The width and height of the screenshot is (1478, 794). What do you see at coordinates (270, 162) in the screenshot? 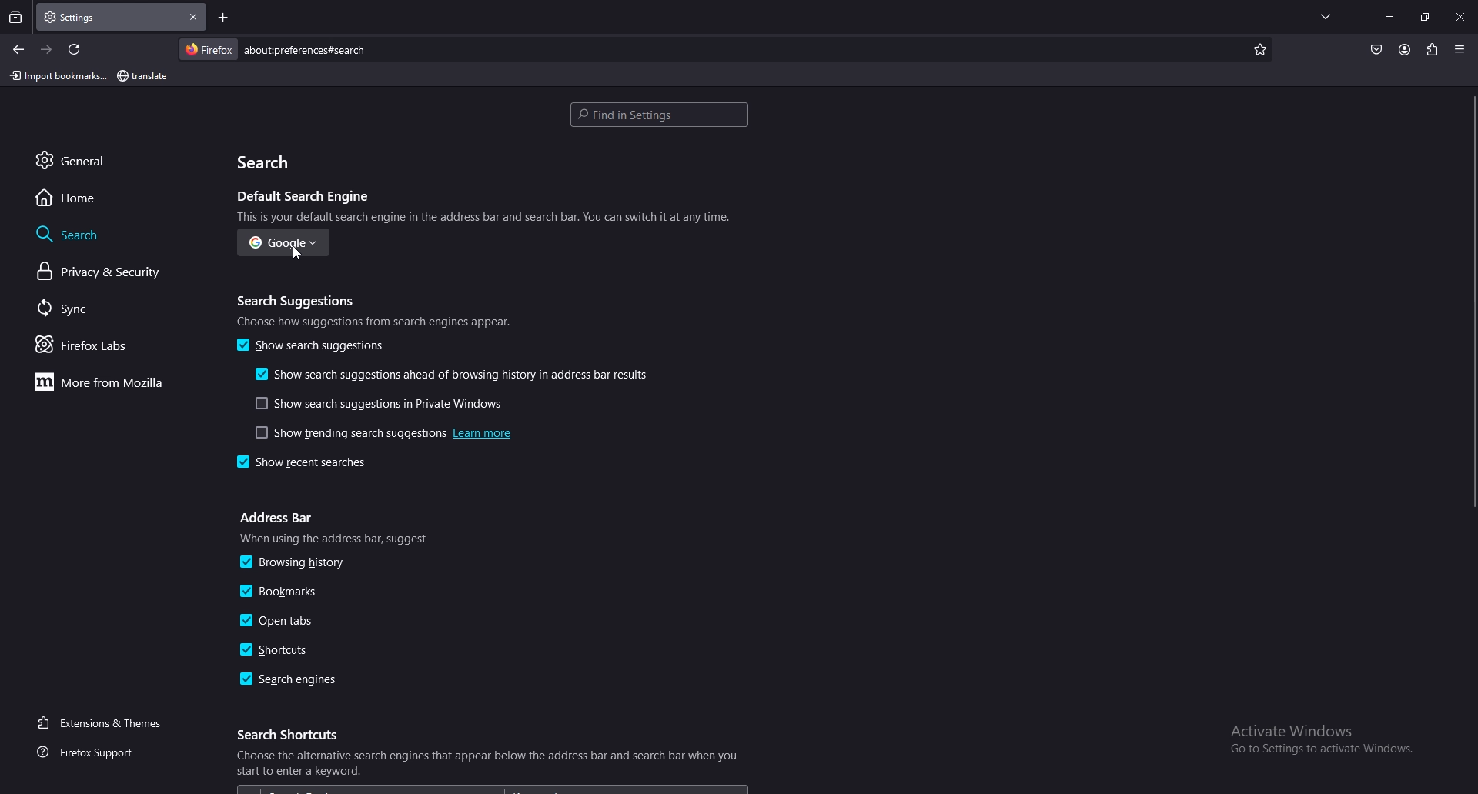
I see `search` at bounding box center [270, 162].